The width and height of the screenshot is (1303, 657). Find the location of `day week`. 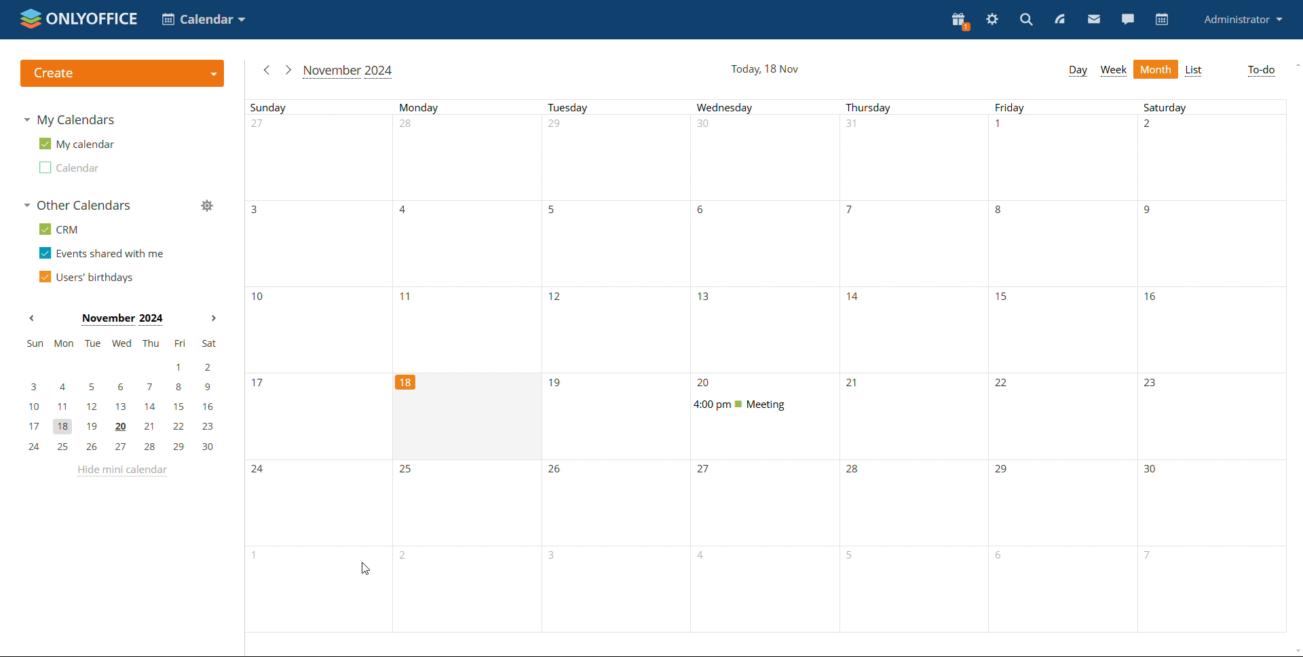

day week is located at coordinates (1078, 71).